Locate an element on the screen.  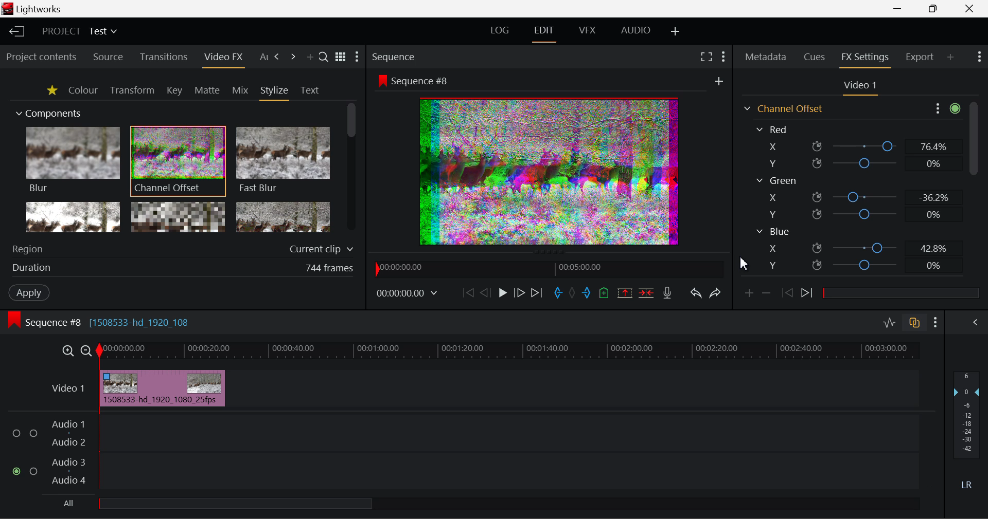
Undo is located at coordinates (697, 294).